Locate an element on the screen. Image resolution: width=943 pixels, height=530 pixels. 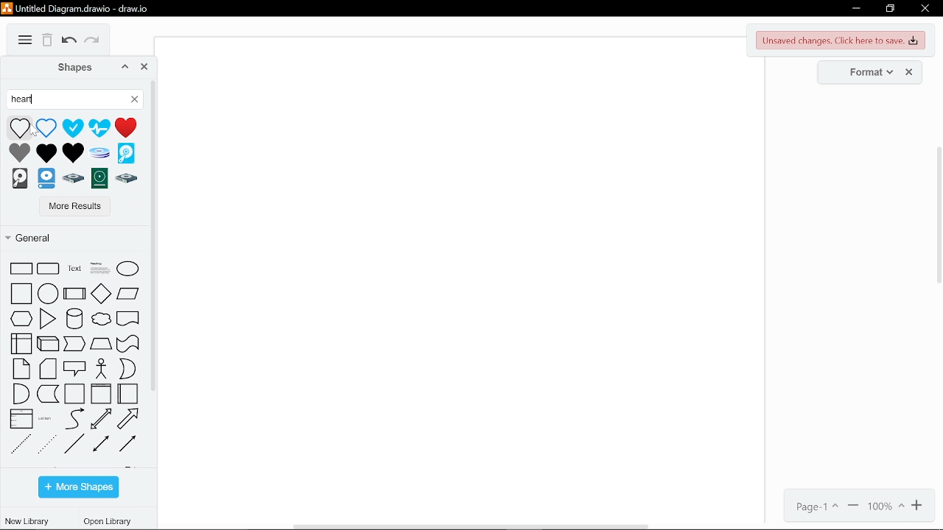
Untitled Diagram.drawio - draw.io is located at coordinates (78, 7).